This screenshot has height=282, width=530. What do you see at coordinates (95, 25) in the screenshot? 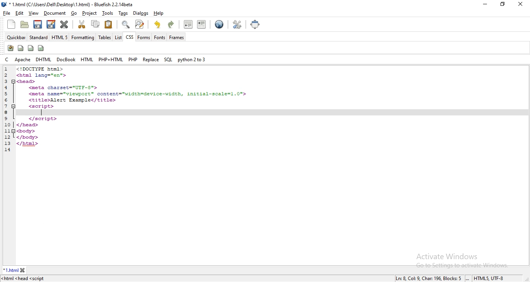
I see `copy` at bounding box center [95, 25].